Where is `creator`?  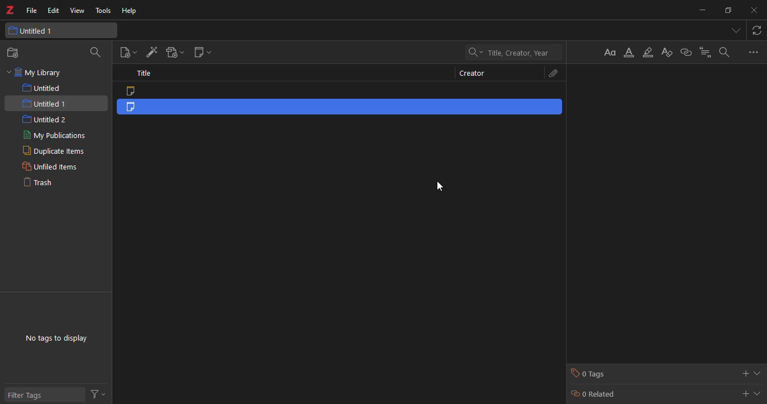
creator is located at coordinates (480, 75).